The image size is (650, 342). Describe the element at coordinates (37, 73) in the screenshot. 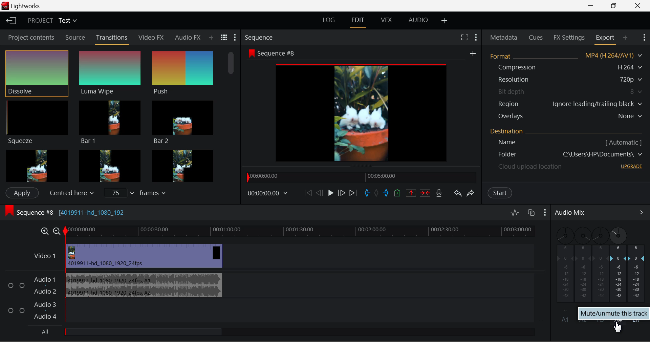

I see `Dissolve` at that location.